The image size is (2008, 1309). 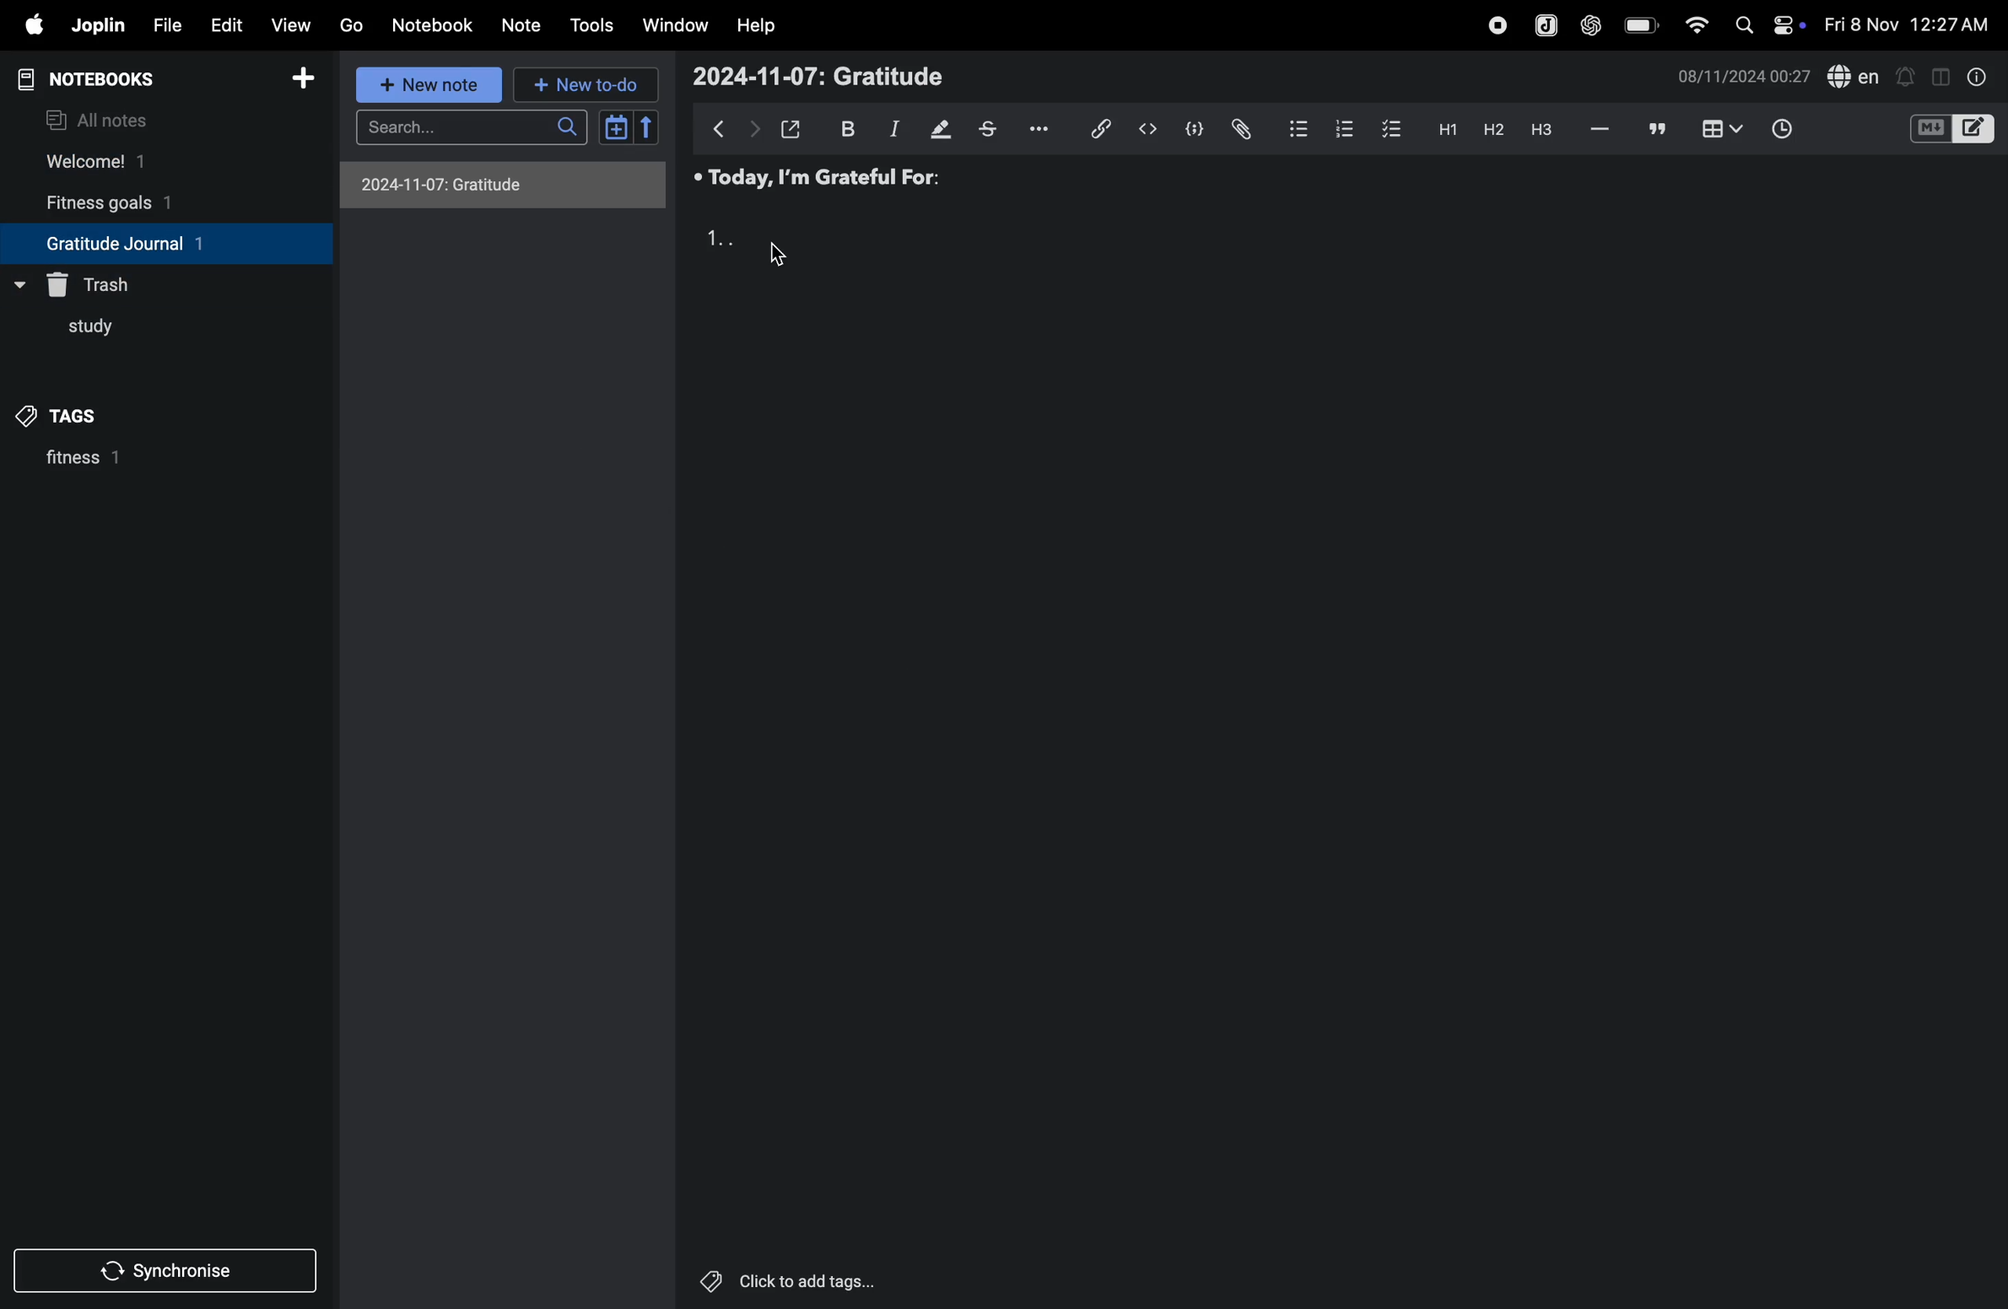 What do you see at coordinates (1546, 27) in the screenshot?
I see `joplin menu` at bounding box center [1546, 27].